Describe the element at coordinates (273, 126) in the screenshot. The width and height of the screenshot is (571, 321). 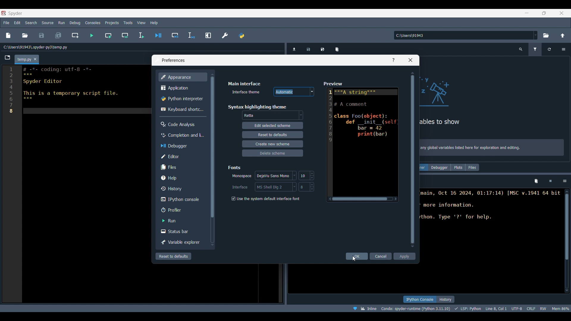
I see `edit selected theme` at that location.